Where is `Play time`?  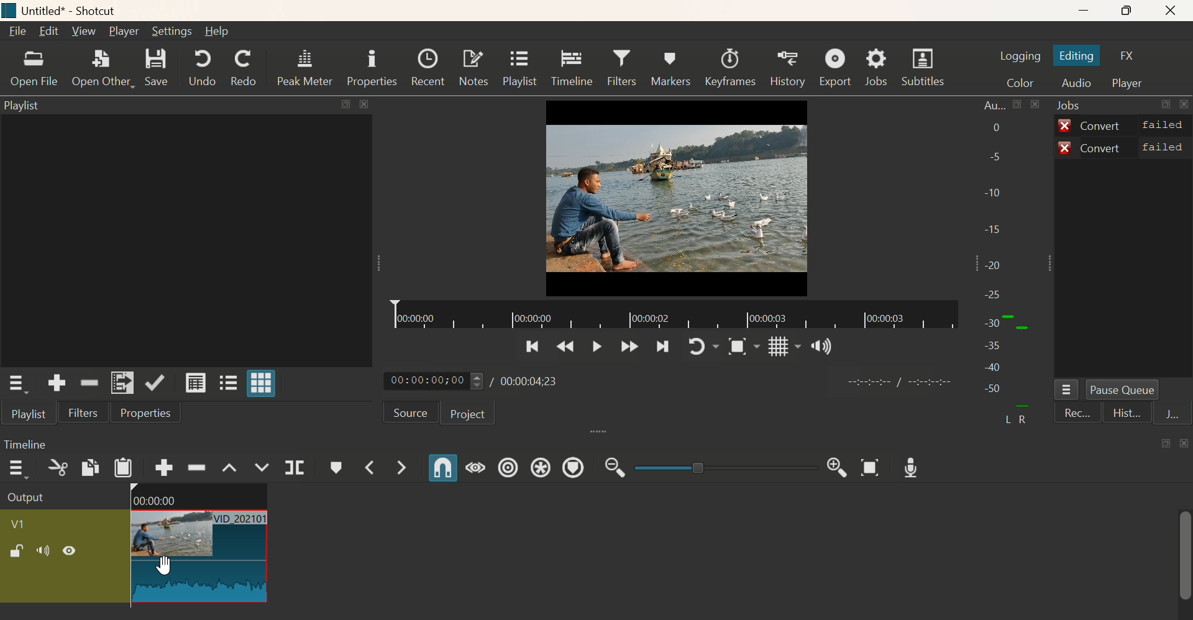
Play time is located at coordinates (479, 381).